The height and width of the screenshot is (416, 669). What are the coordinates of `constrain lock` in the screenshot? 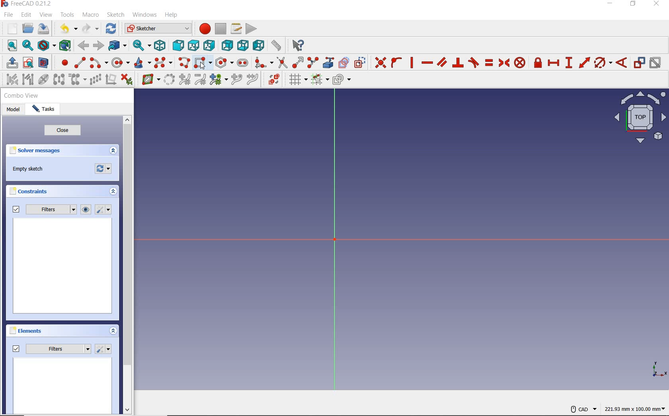 It's located at (538, 63).